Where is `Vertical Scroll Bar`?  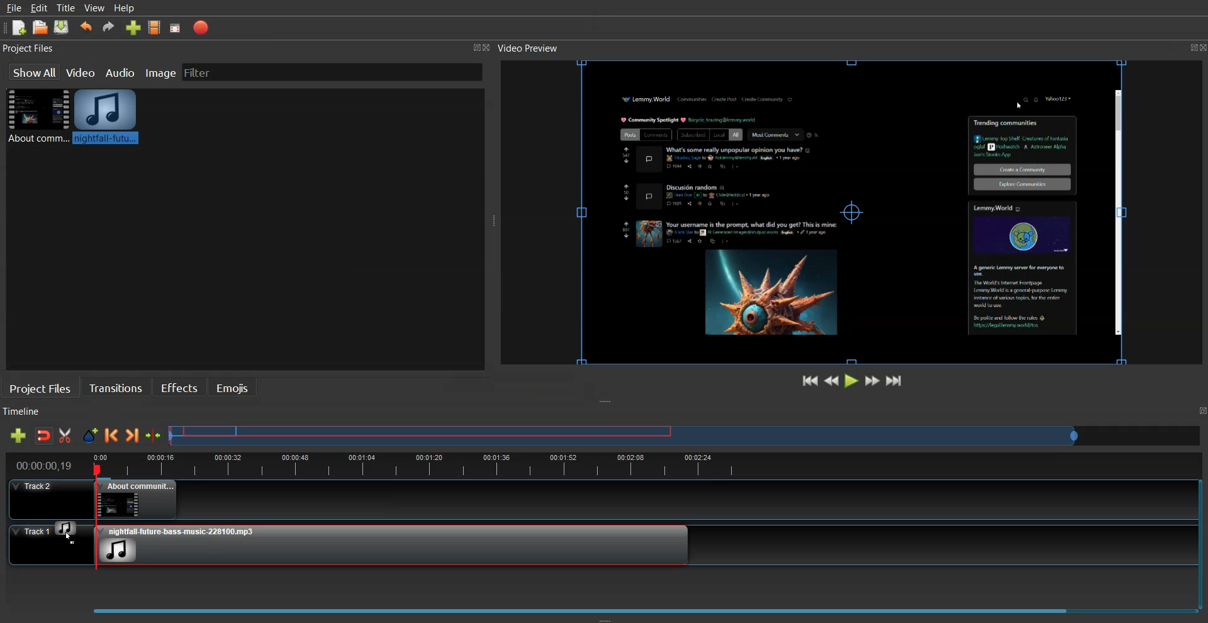 Vertical Scroll Bar is located at coordinates (1200, 539).